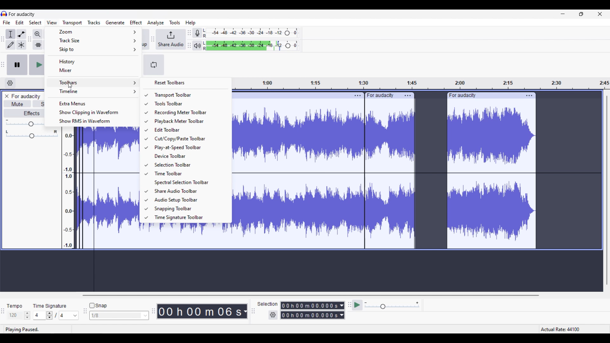  What do you see at coordinates (94, 121) in the screenshot?
I see `Show RMS in waveform` at bounding box center [94, 121].